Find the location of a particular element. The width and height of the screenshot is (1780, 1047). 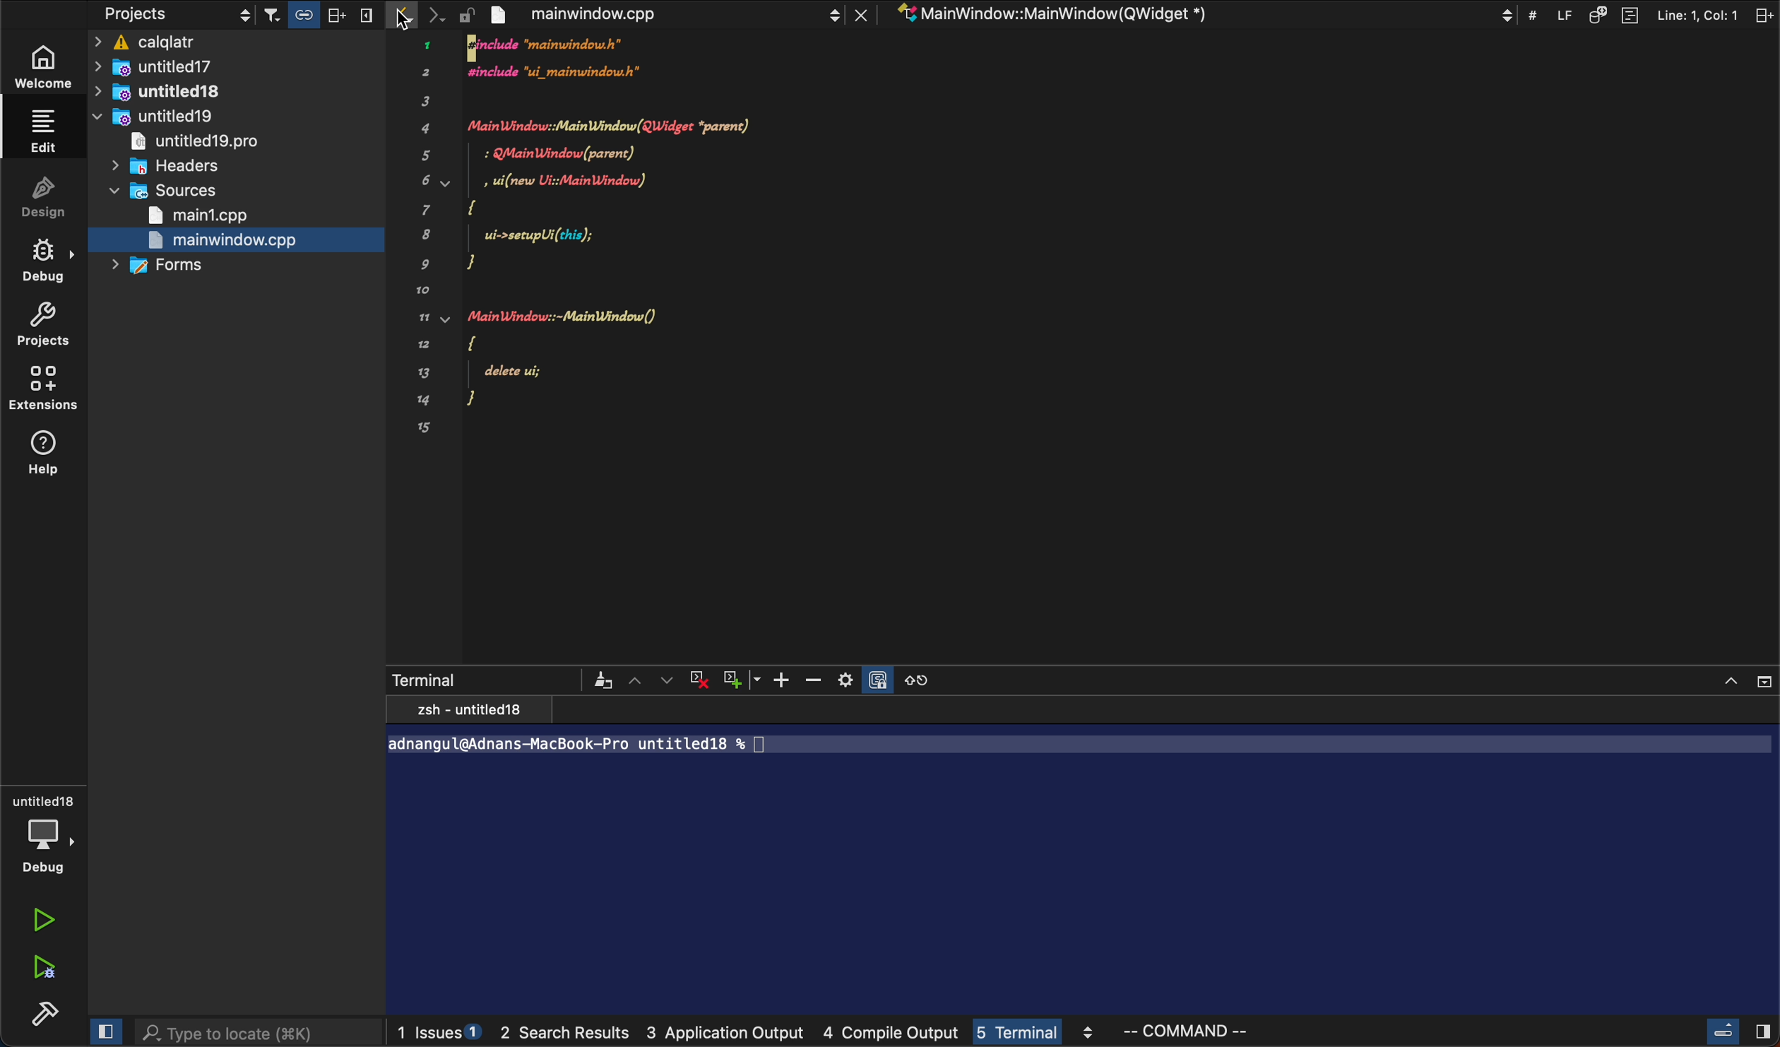

welcome is located at coordinates (45, 71).